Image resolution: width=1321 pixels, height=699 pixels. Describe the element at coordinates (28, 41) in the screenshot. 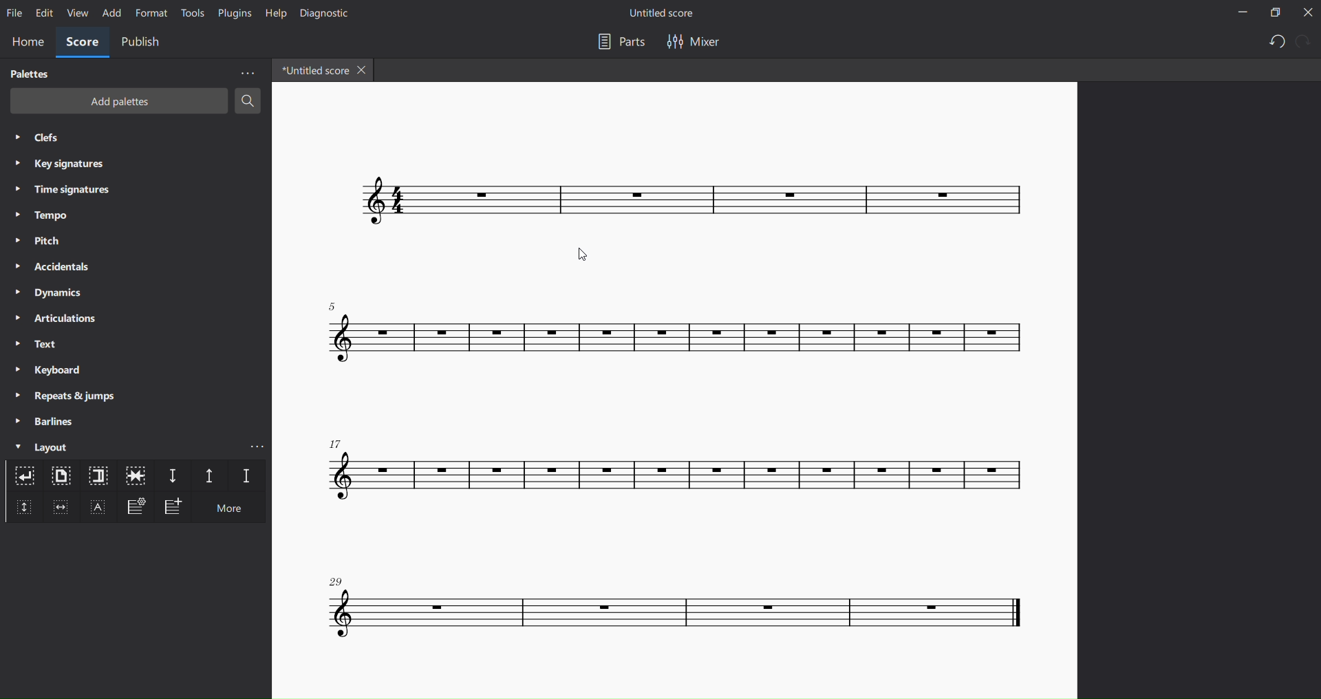

I see `home` at that location.